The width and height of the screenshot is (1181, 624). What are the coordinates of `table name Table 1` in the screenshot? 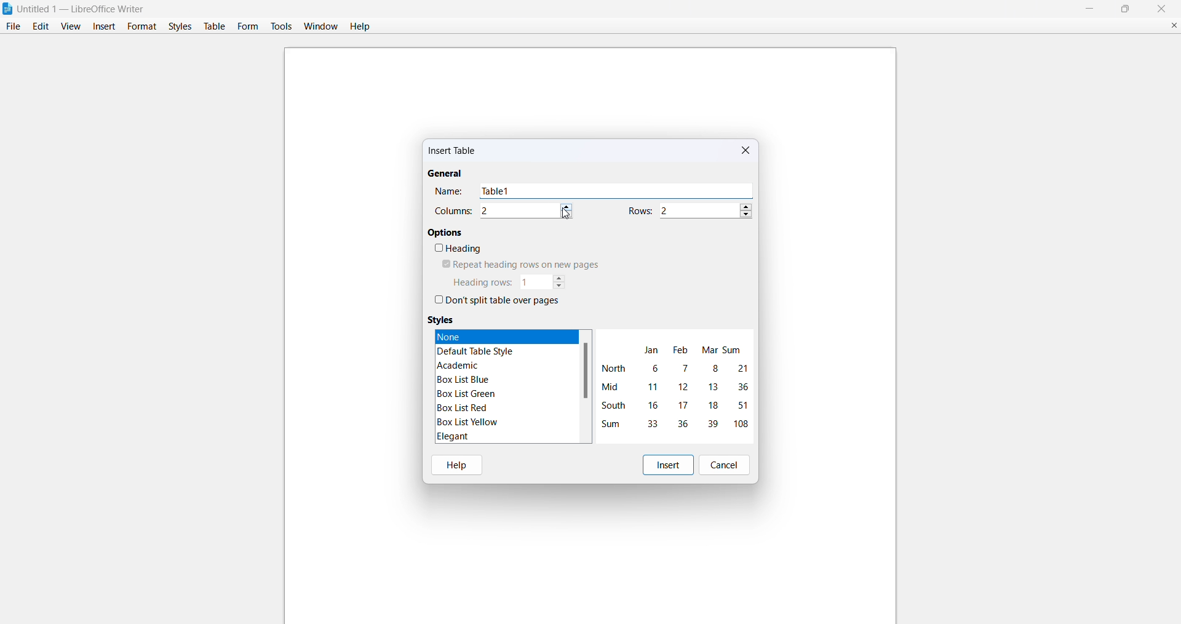 It's located at (617, 191).